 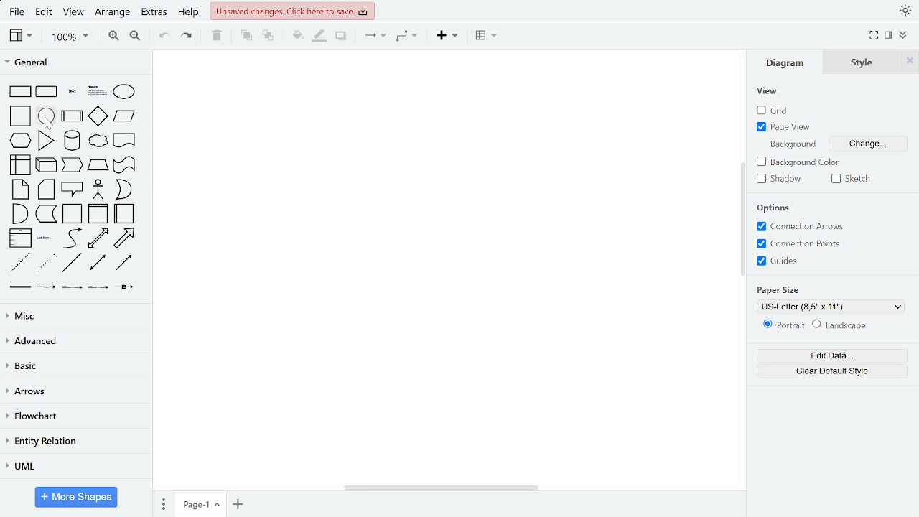 What do you see at coordinates (21, 263) in the screenshot?
I see `dashed line` at bounding box center [21, 263].